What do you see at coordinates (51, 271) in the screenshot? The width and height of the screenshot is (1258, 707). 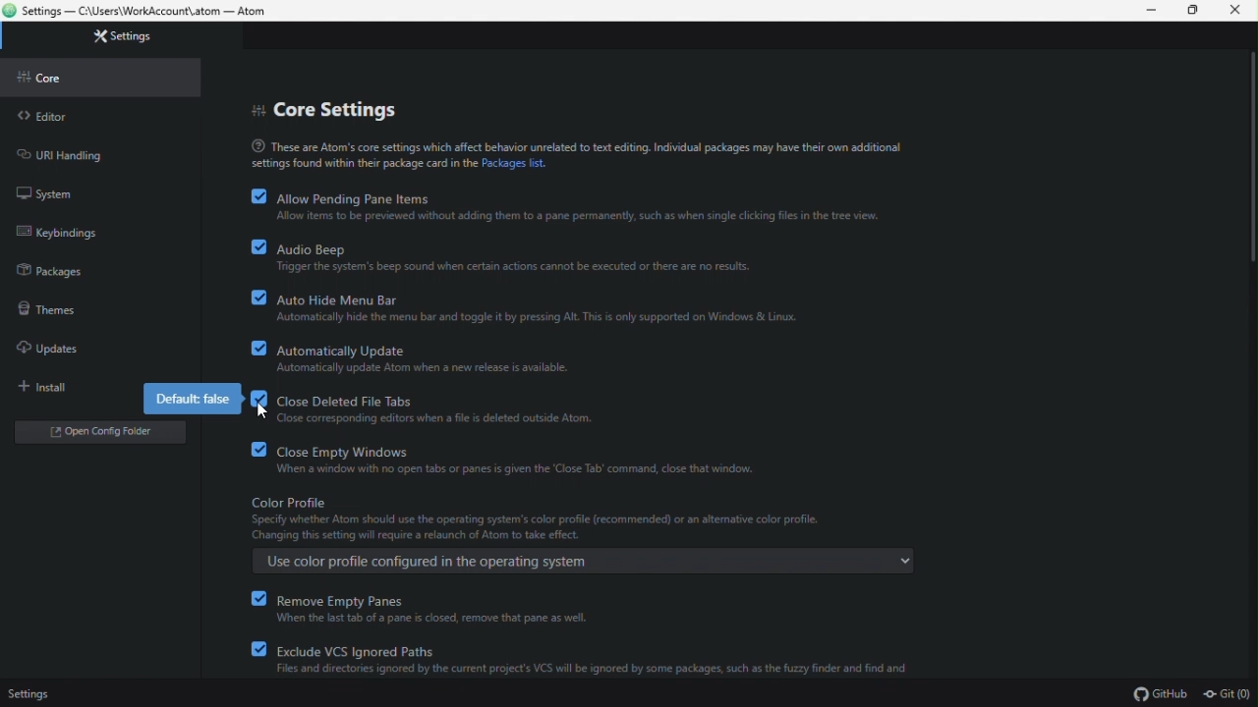 I see `packages` at bounding box center [51, 271].